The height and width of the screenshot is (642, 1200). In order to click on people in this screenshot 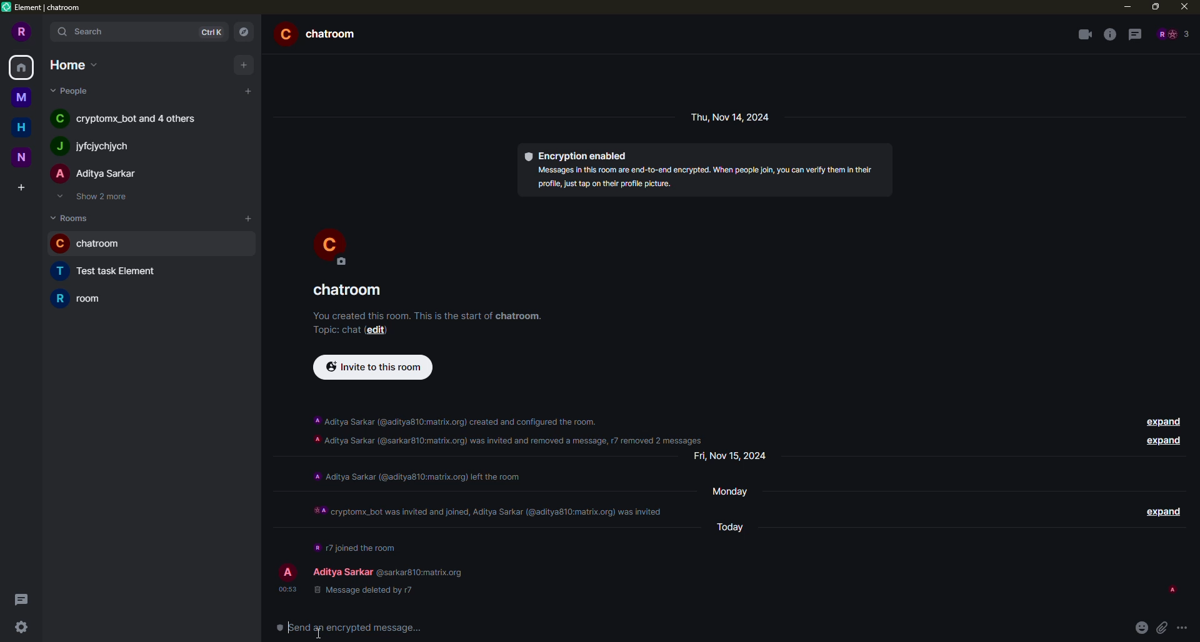, I will do `click(342, 571)`.